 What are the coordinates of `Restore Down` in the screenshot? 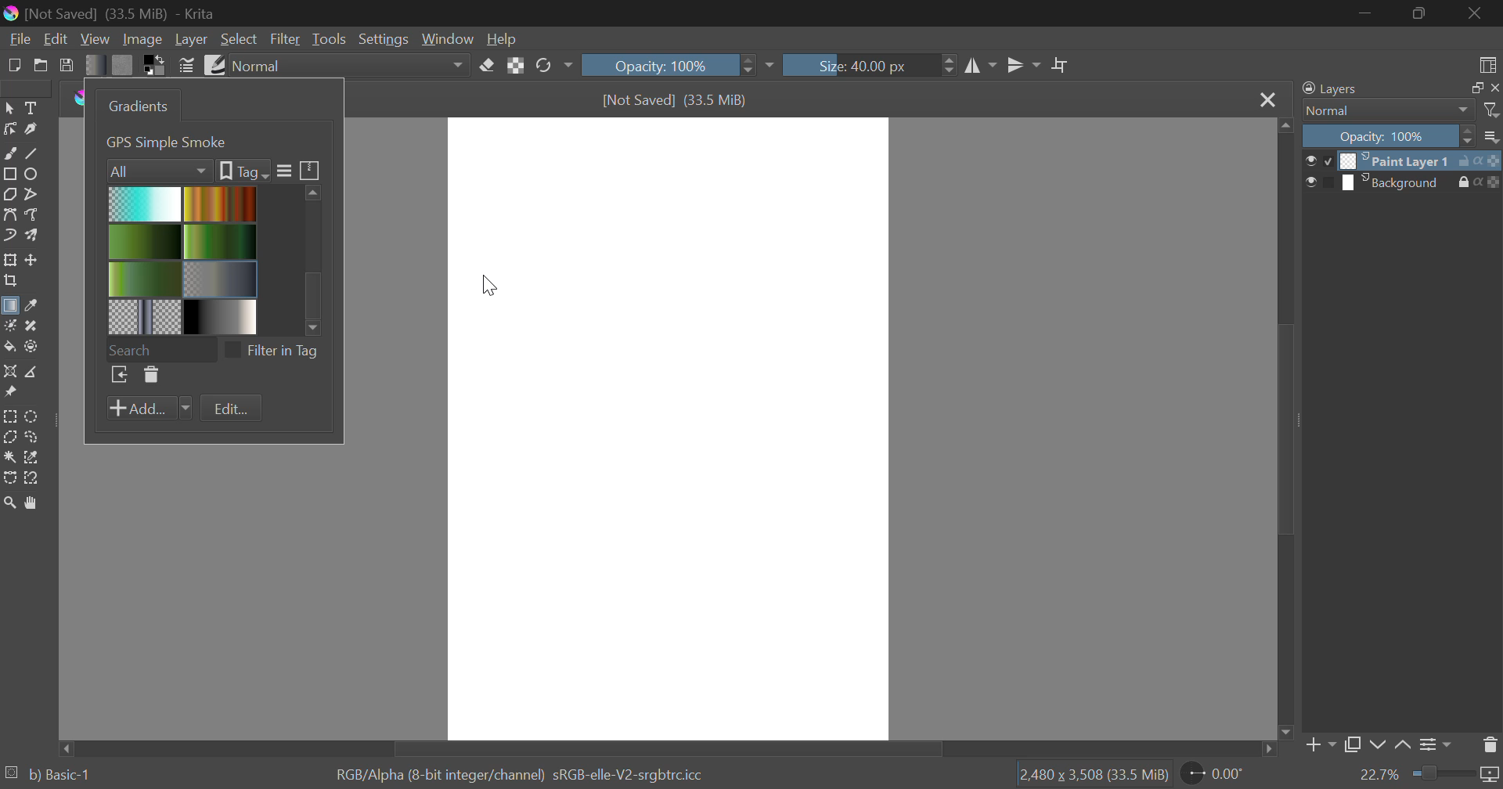 It's located at (1367, 13).